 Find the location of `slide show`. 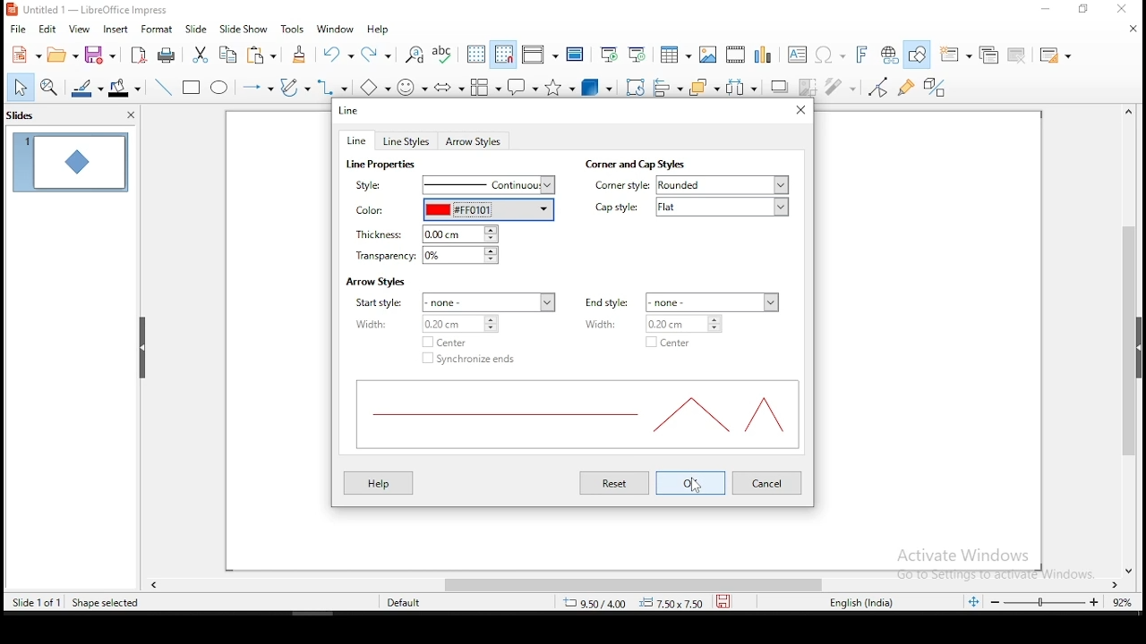

slide show is located at coordinates (243, 28).